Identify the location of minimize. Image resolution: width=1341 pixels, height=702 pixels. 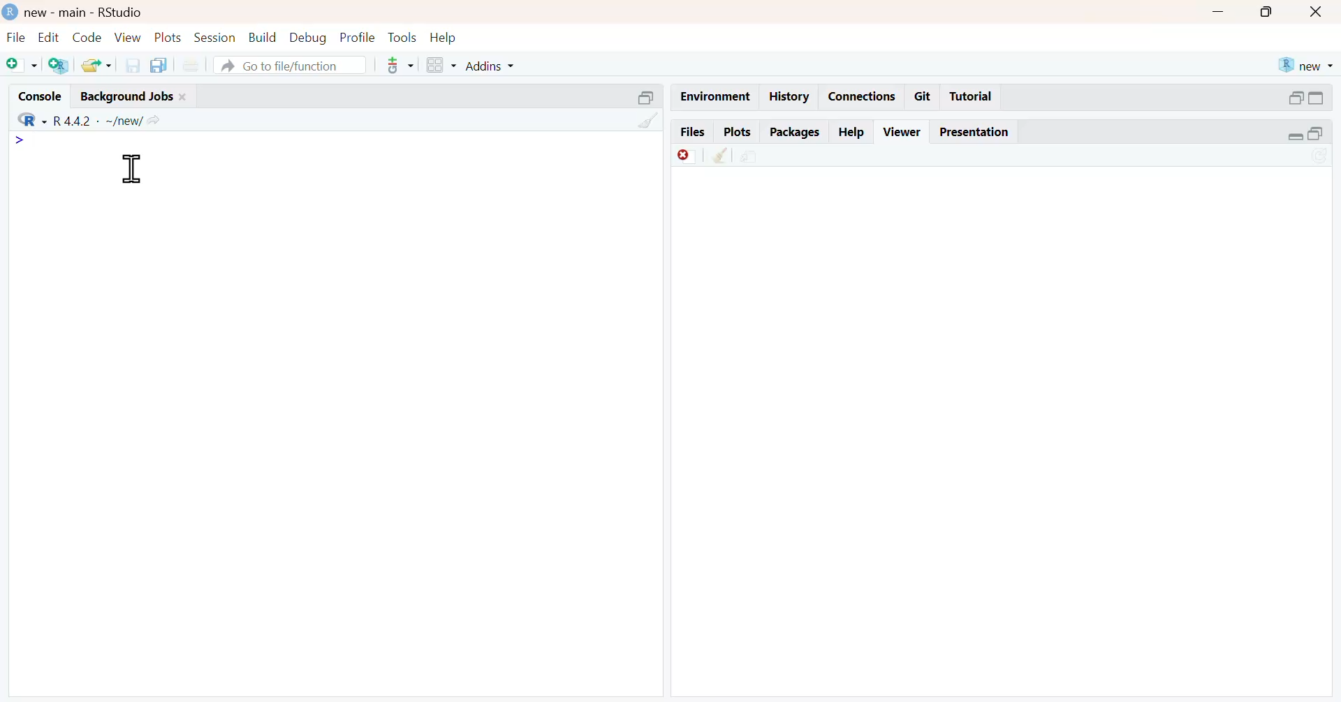
(1219, 10).